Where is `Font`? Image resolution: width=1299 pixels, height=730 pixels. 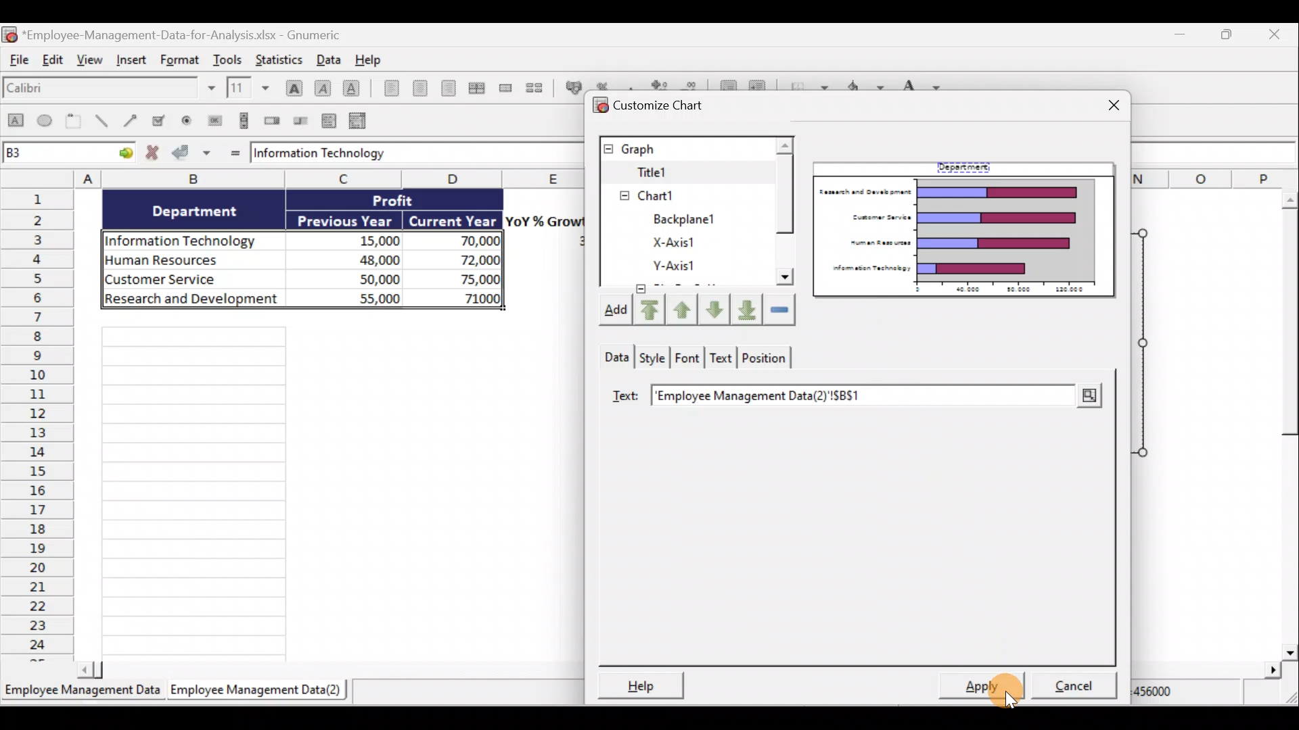
Font is located at coordinates (689, 356).